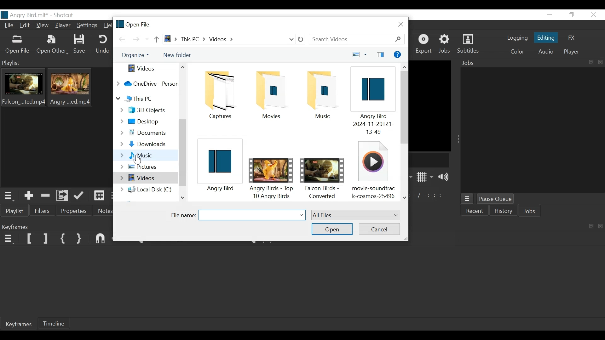  What do you see at coordinates (42, 211) in the screenshot?
I see `Filter` at bounding box center [42, 211].